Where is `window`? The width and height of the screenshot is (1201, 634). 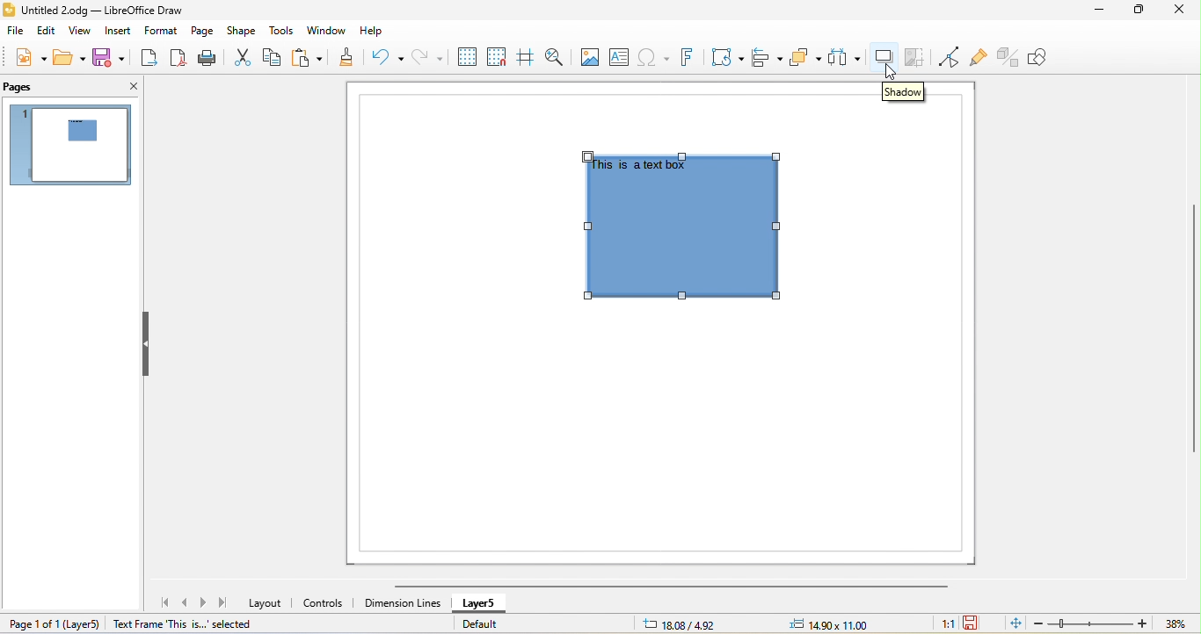
window is located at coordinates (331, 32).